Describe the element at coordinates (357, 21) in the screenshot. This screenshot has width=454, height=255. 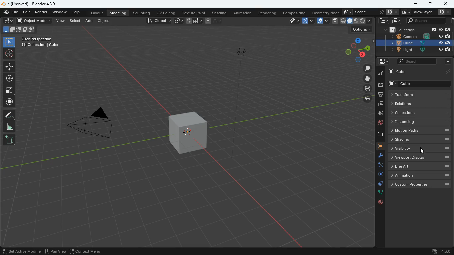
I see `placement` at that location.